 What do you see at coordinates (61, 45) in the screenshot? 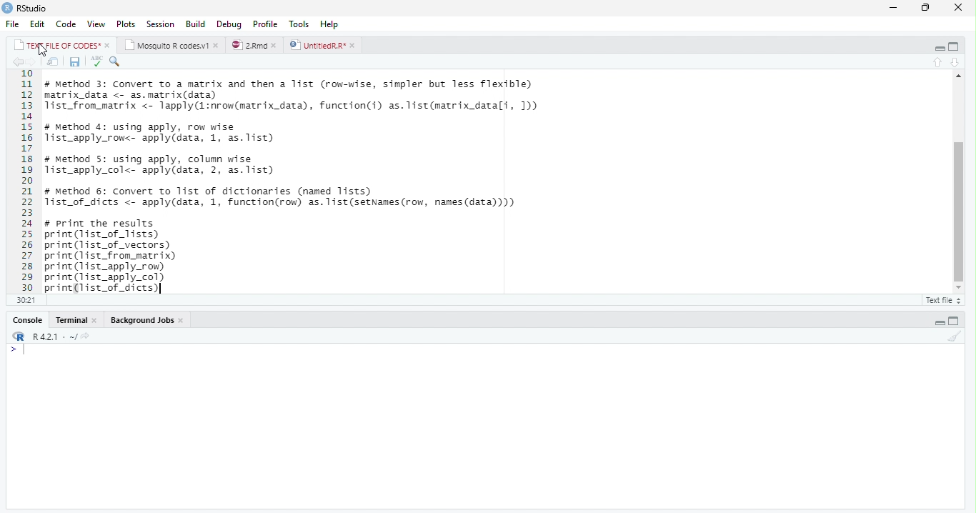
I see `TEXT FILE OF CODES*` at bounding box center [61, 45].